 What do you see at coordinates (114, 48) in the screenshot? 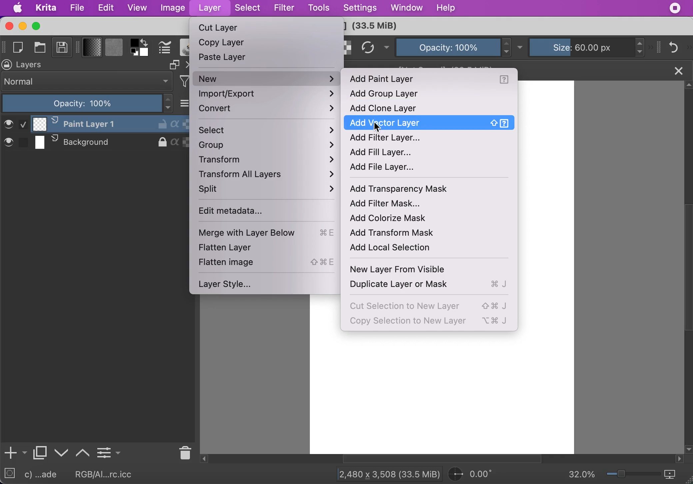
I see `fill patterns` at bounding box center [114, 48].